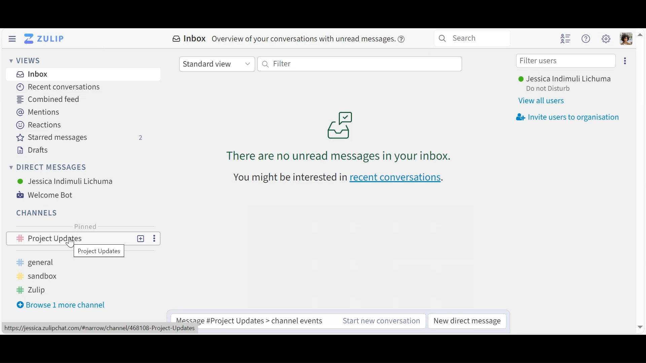 The width and height of the screenshot is (646, 363). Describe the element at coordinates (345, 132) in the screenshot. I see `no unread messages in your inbox` at that location.